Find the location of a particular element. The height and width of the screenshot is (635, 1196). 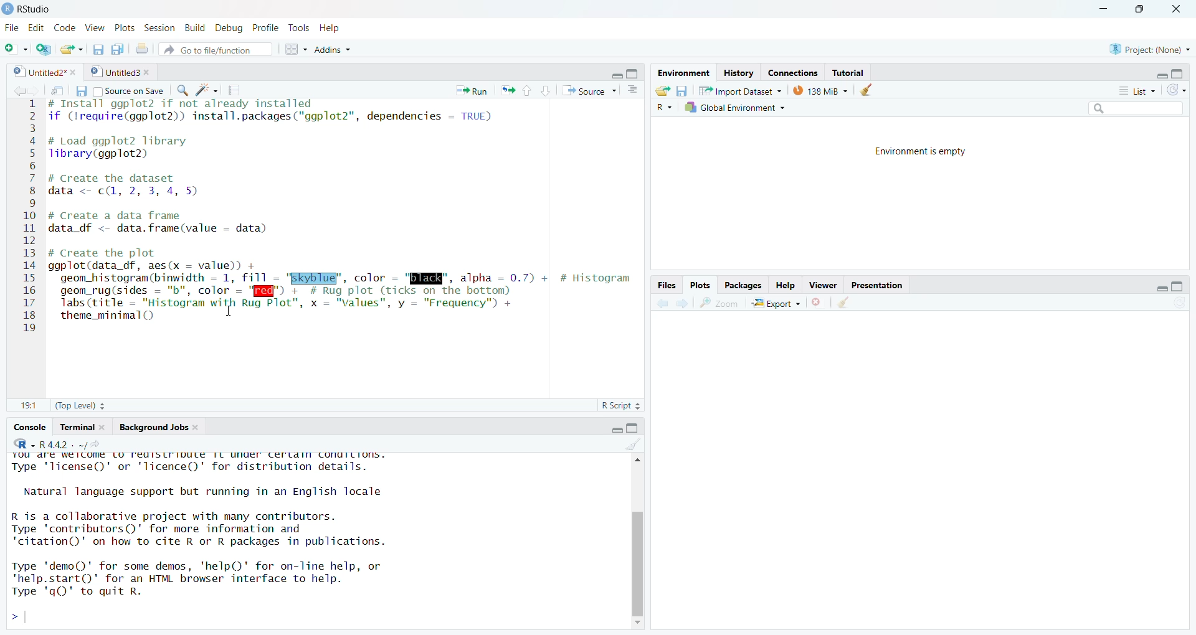

maximize is located at coordinates (1146, 11).